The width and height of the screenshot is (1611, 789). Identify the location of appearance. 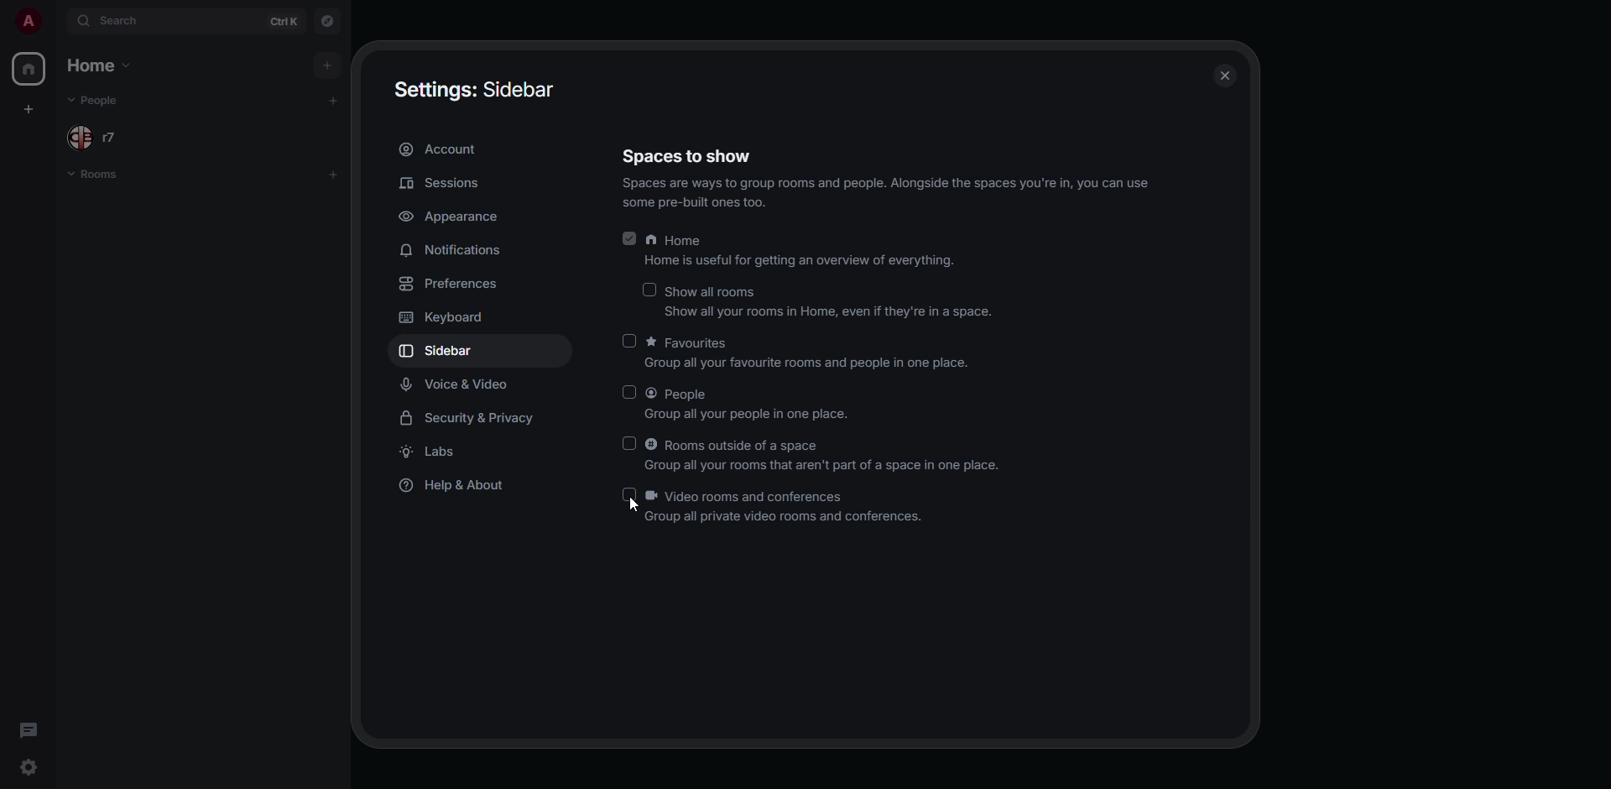
(451, 218).